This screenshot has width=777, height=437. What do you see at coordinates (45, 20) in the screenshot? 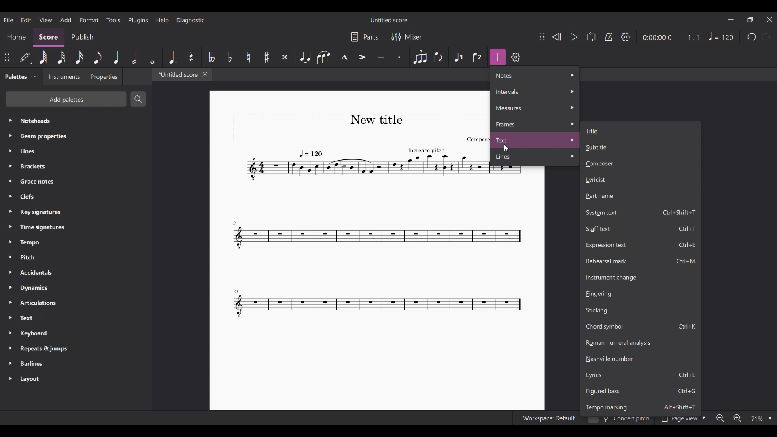
I see `View menu` at bounding box center [45, 20].